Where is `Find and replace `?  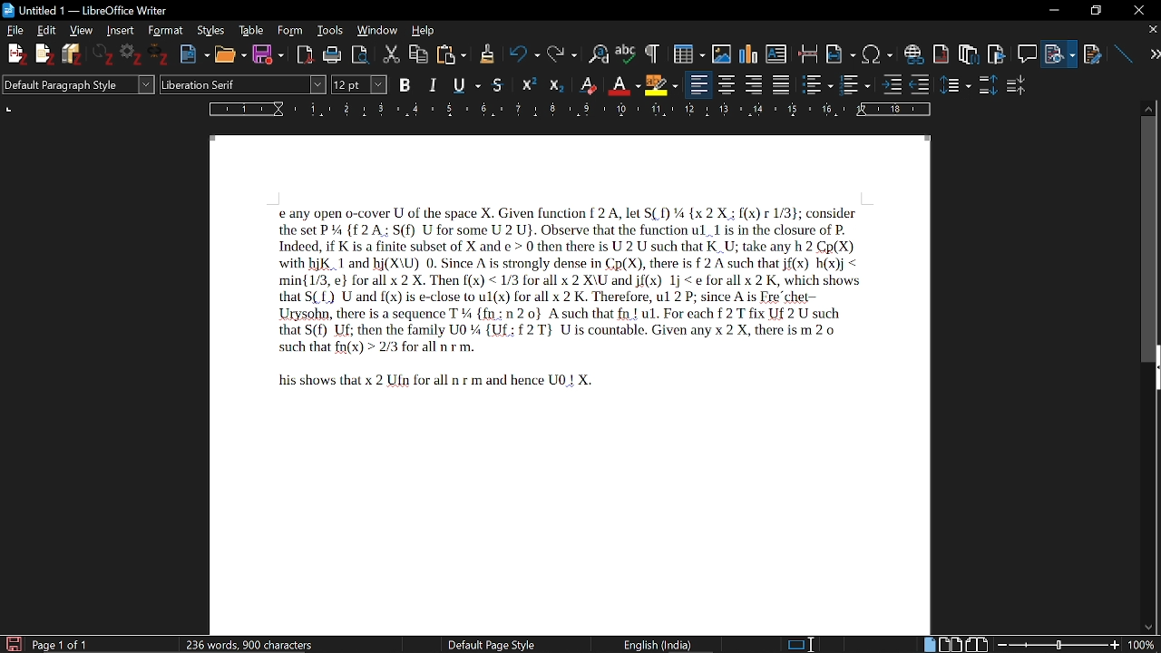
Find and replace  is located at coordinates (596, 53).